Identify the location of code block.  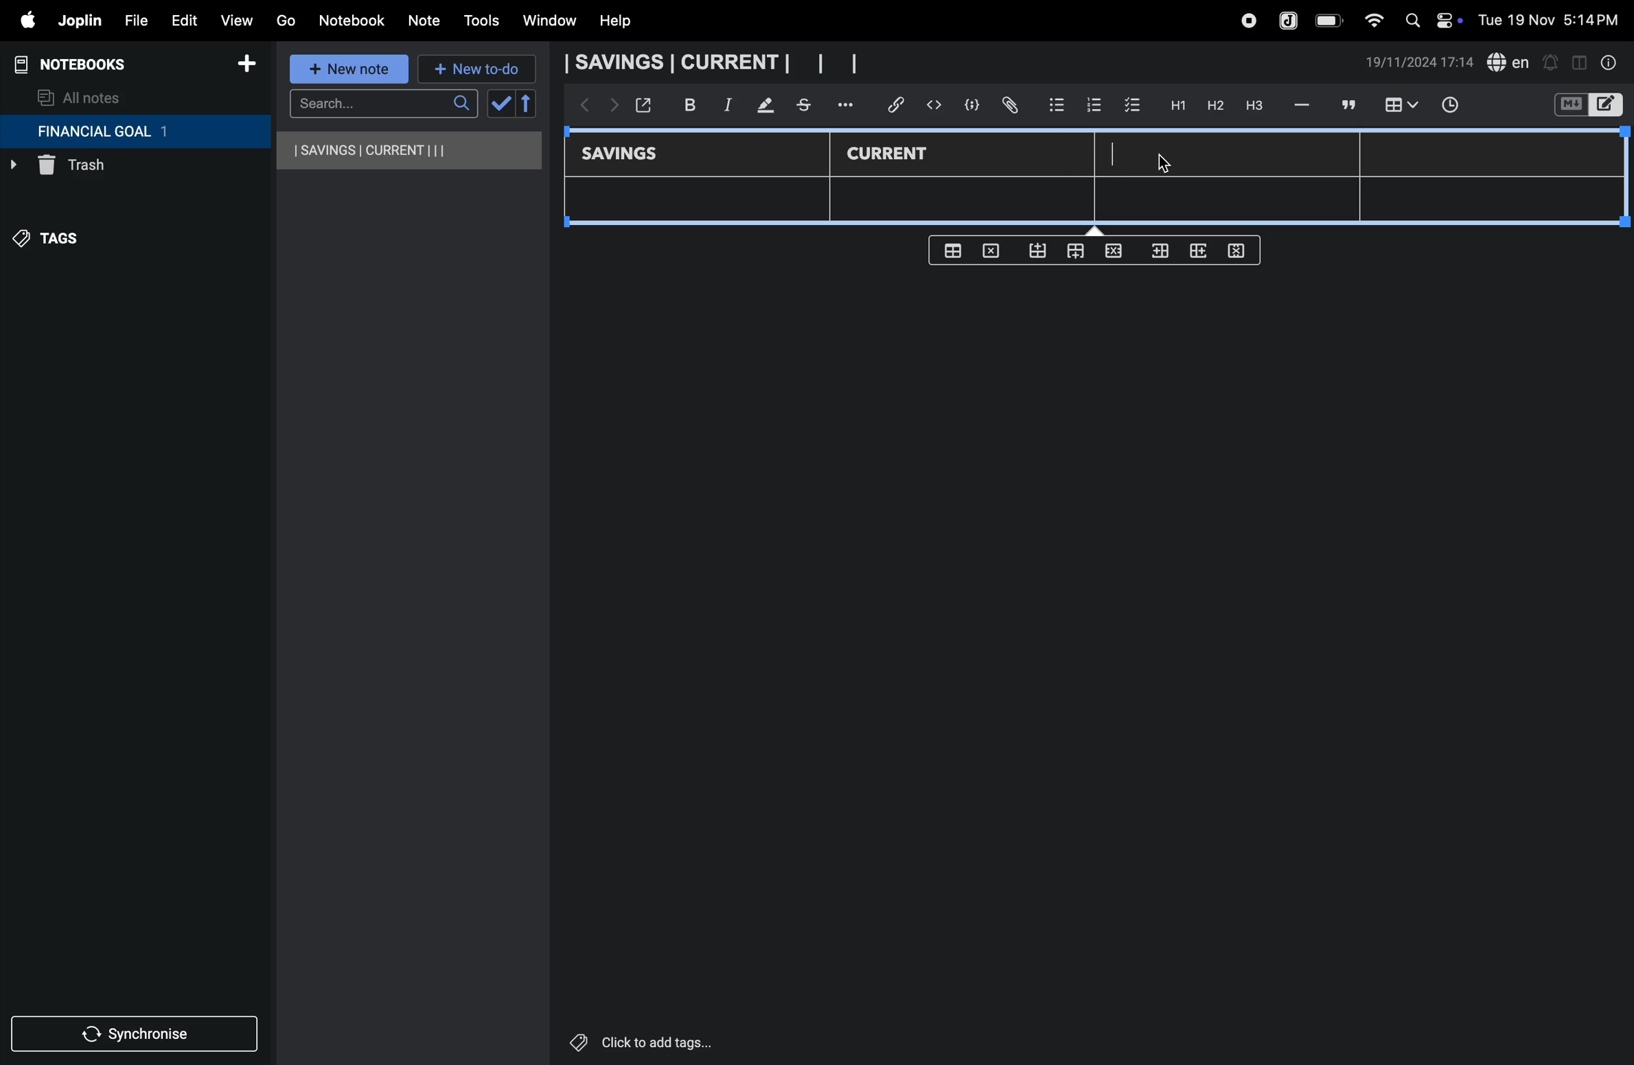
(967, 105).